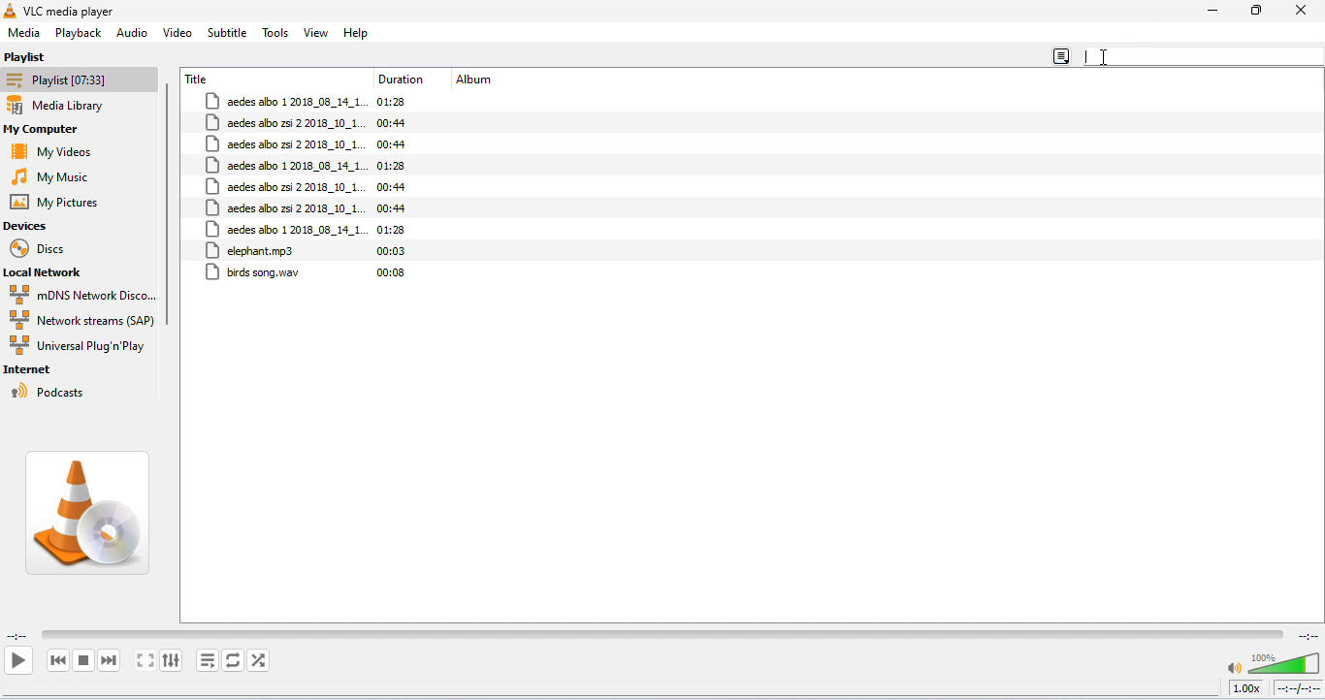 The width and height of the screenshot is (1325, 700). Describe the element at coordinates (90, 513) in the screenshot. I see `VLC media player logo` at that location.